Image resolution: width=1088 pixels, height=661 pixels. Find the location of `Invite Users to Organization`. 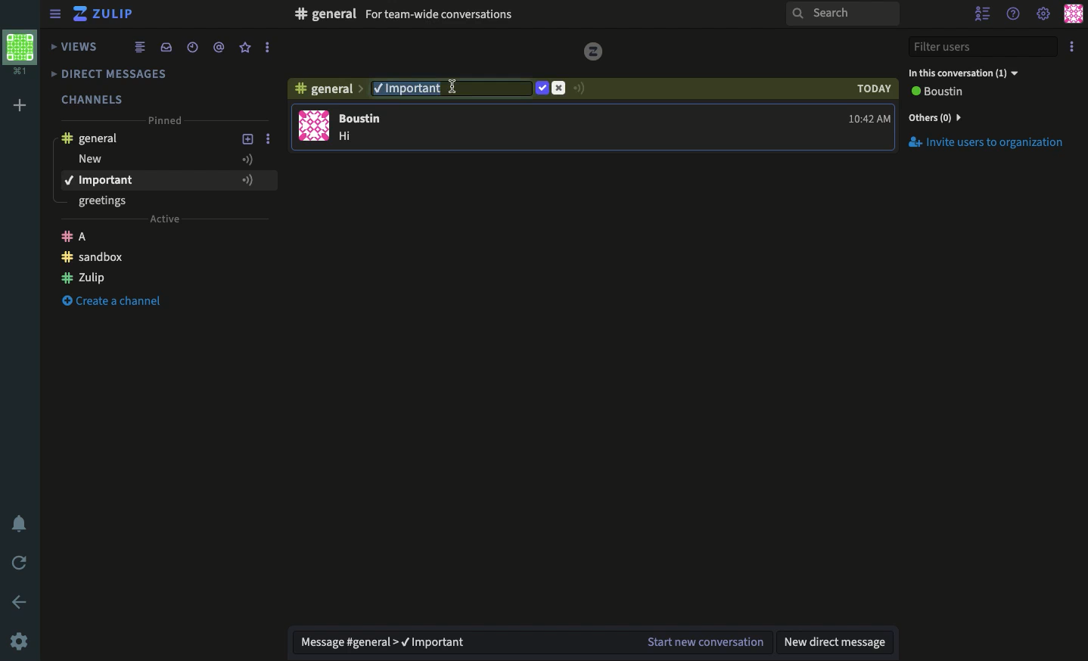

Invite Users to Organization is located at coordinates (987, 144).